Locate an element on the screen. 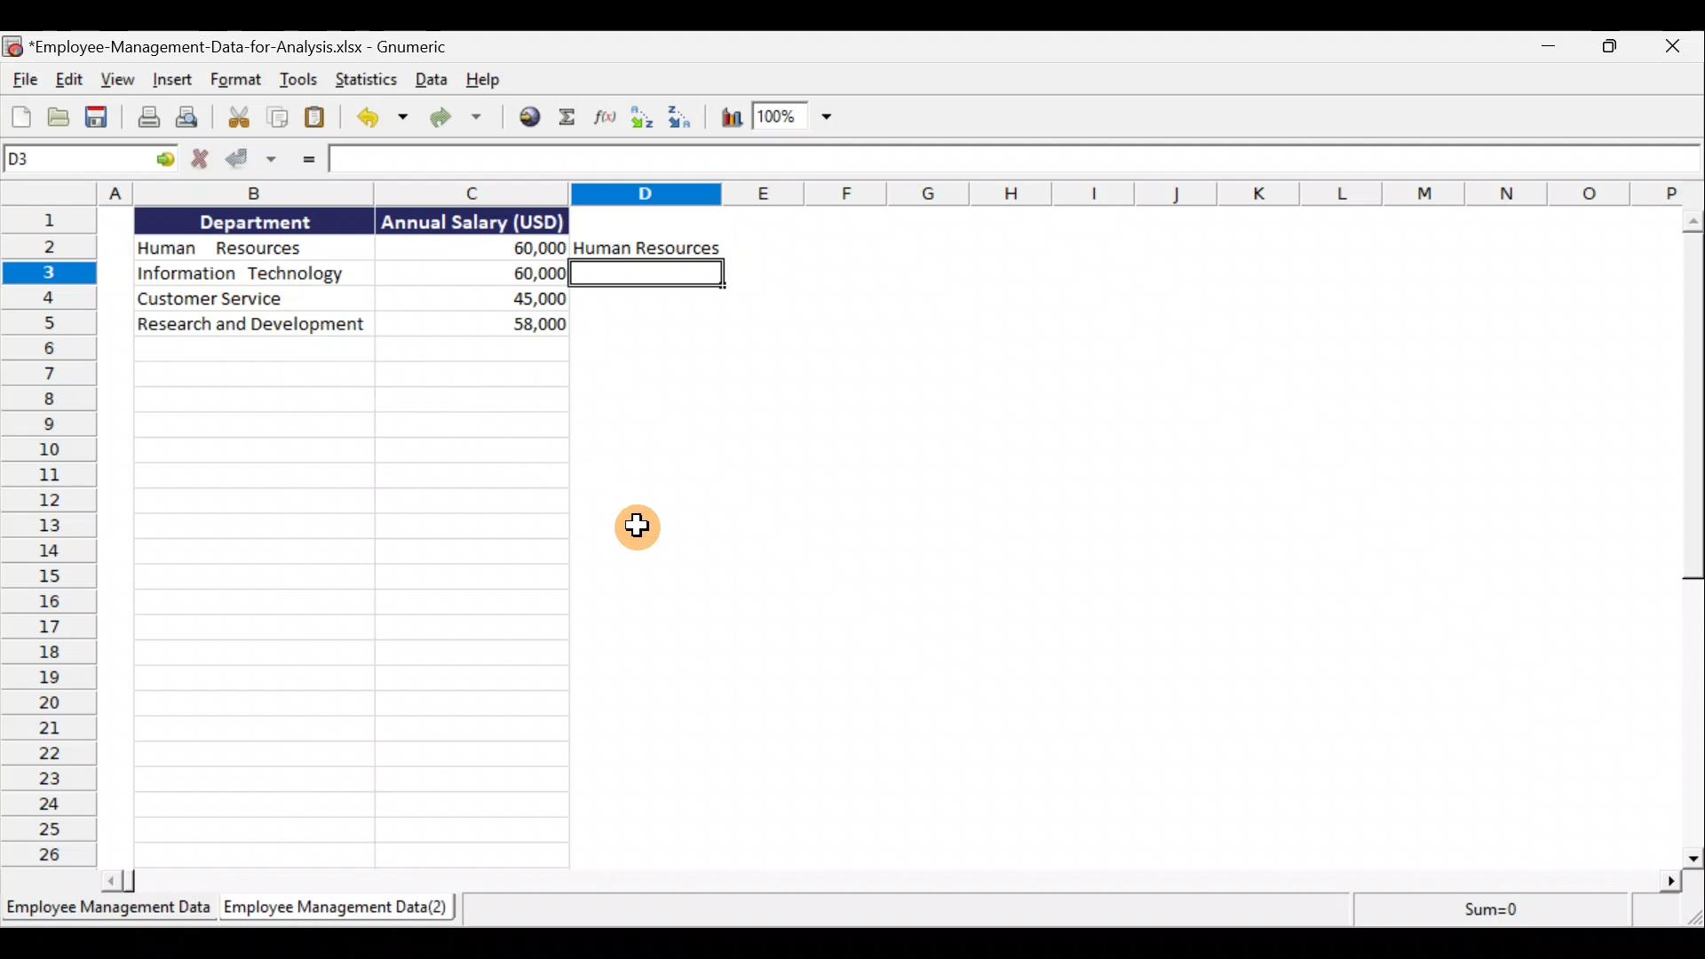  Sort descending is located at coordinates (686, 118).